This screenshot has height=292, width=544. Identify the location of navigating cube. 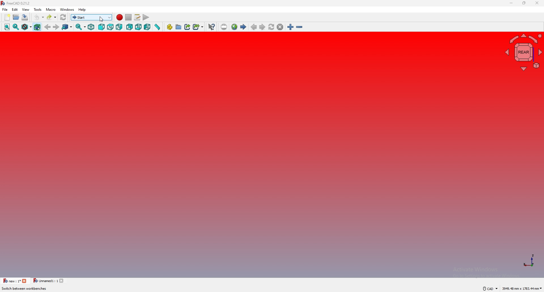
(522, 52).